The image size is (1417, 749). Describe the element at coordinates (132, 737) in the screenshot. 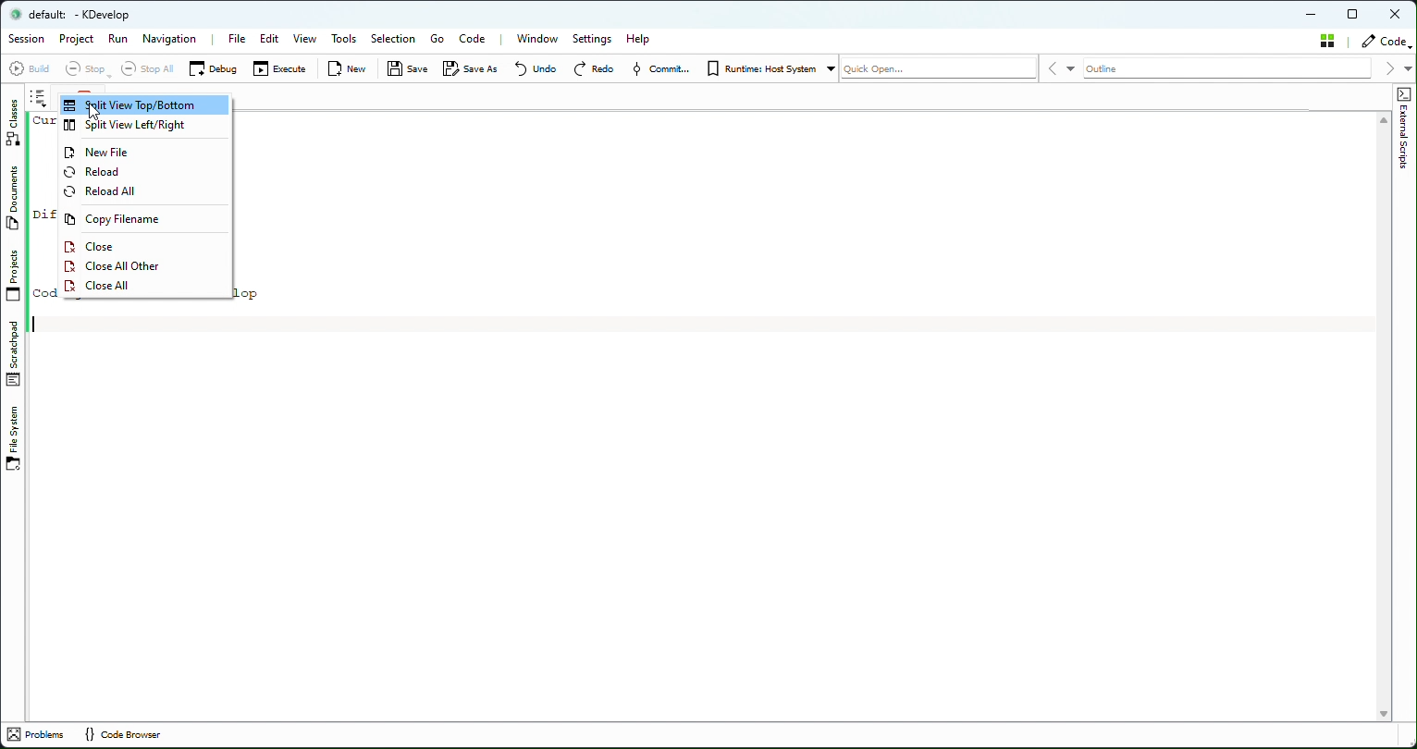

I see `Code Browser` at that location.